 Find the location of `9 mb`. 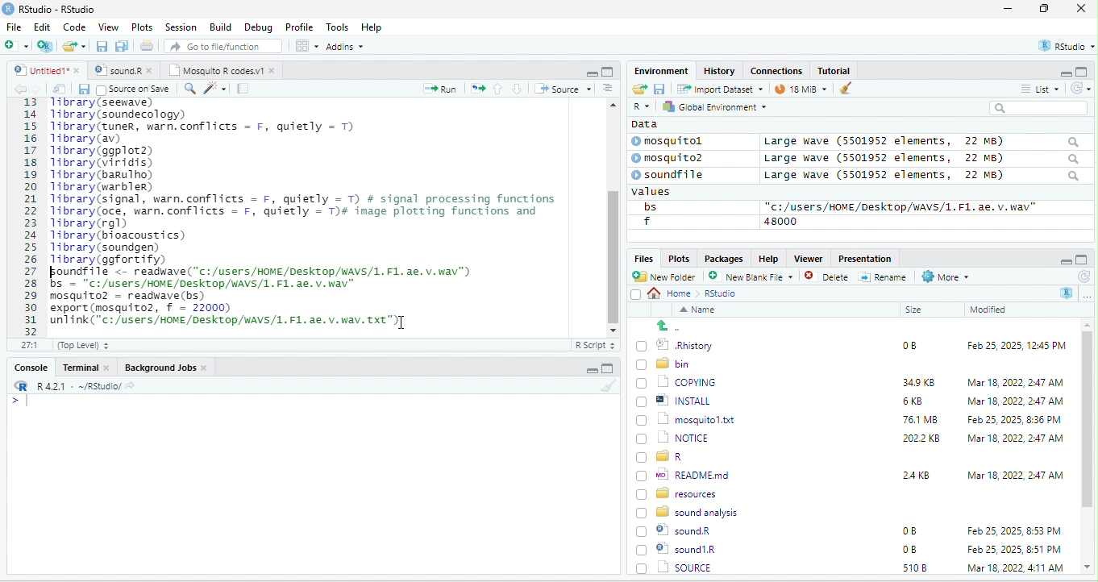

9 mb is located at coordinates (801, 90).